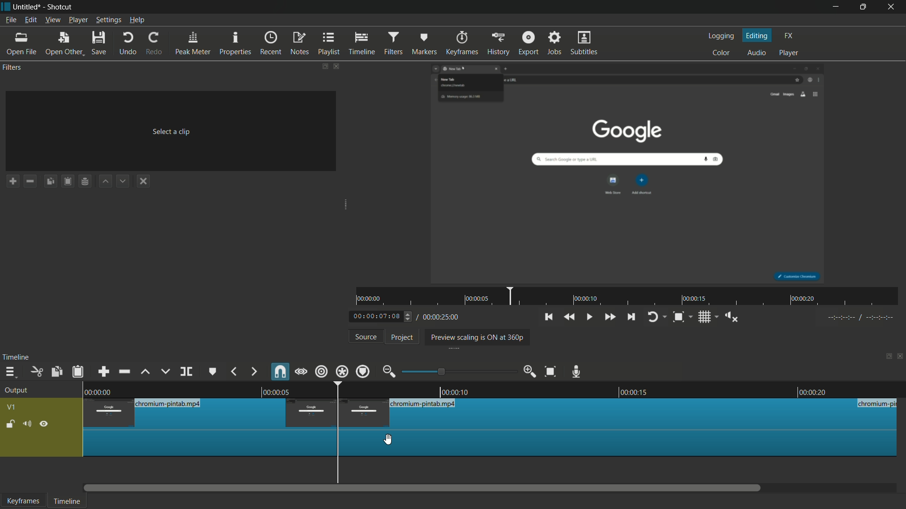 The image size is (906, 509). Describe the element at coordinates (630, 317) in the screenshot. I see `skip to the next point` at that location.